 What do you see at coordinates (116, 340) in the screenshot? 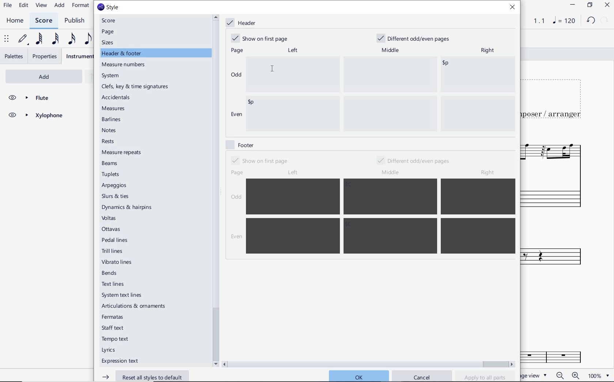
I see `tempo text` at bounding box center [116, 340].